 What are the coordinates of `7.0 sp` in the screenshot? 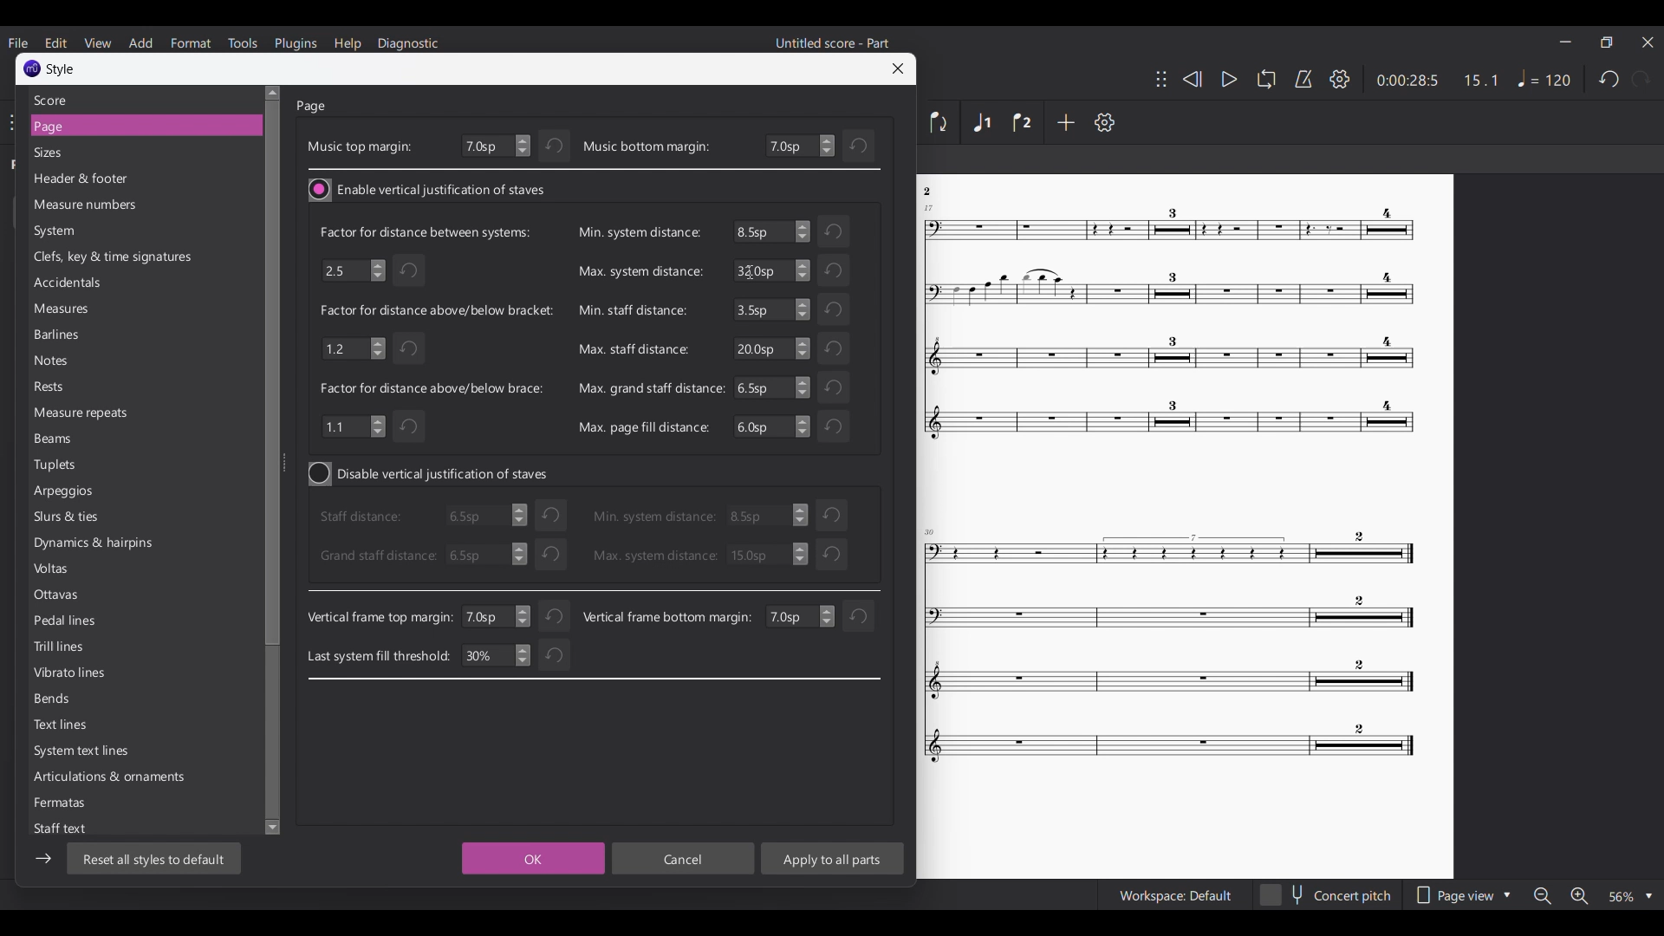 It's located at (497, 616).